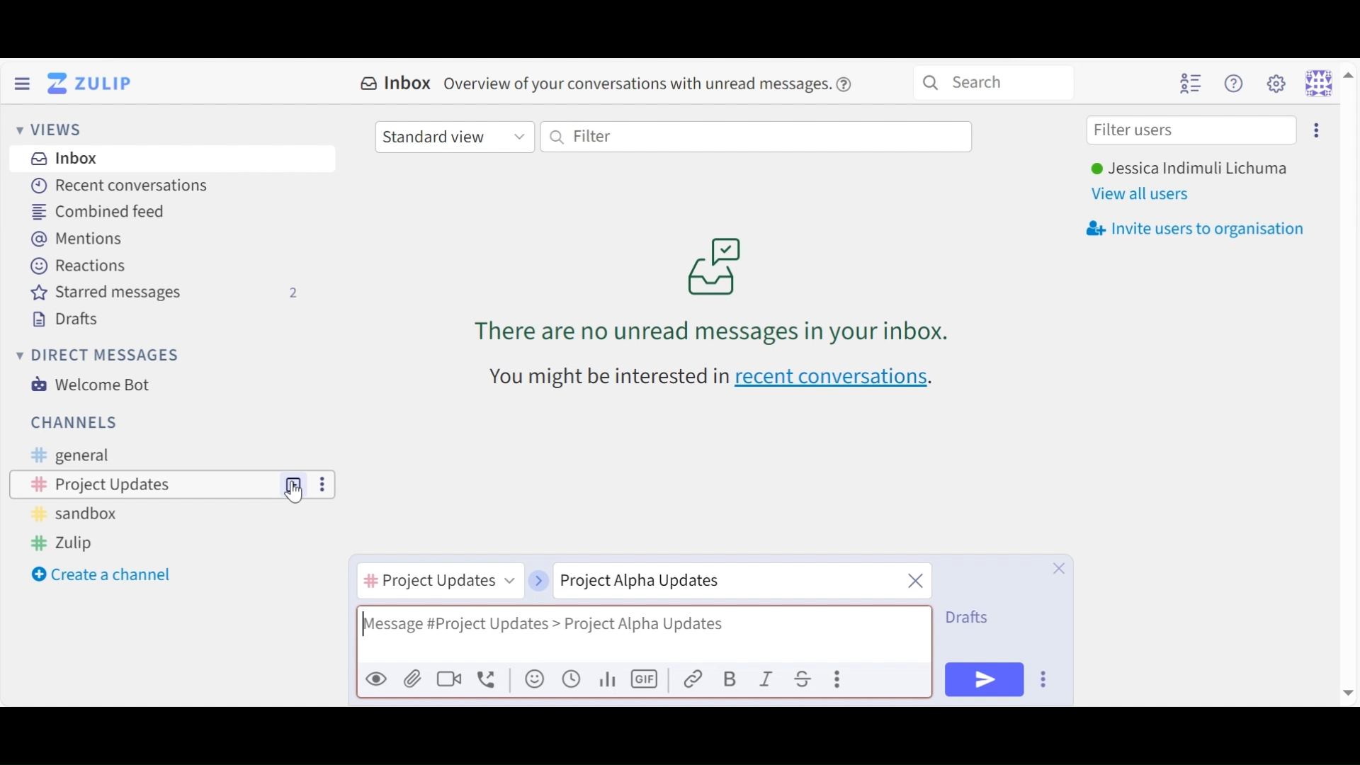 This screenshot has height=765, width=1360. I want to click on close, so click(917, 579).